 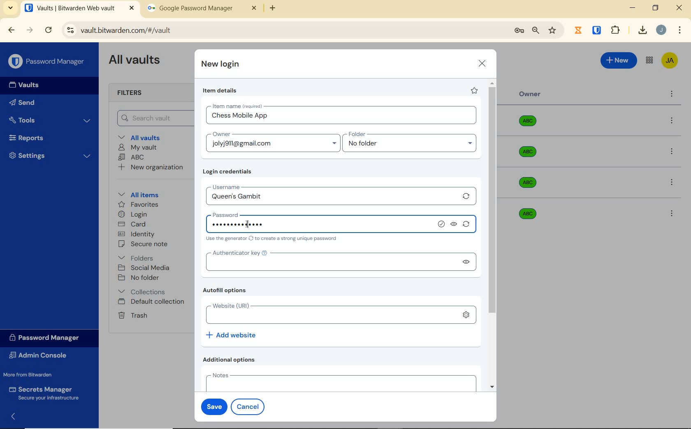 What do you see at coordinates (42, 394) in the screenshot?
I see `Secrets Manager` at bounding box center [42, 394].